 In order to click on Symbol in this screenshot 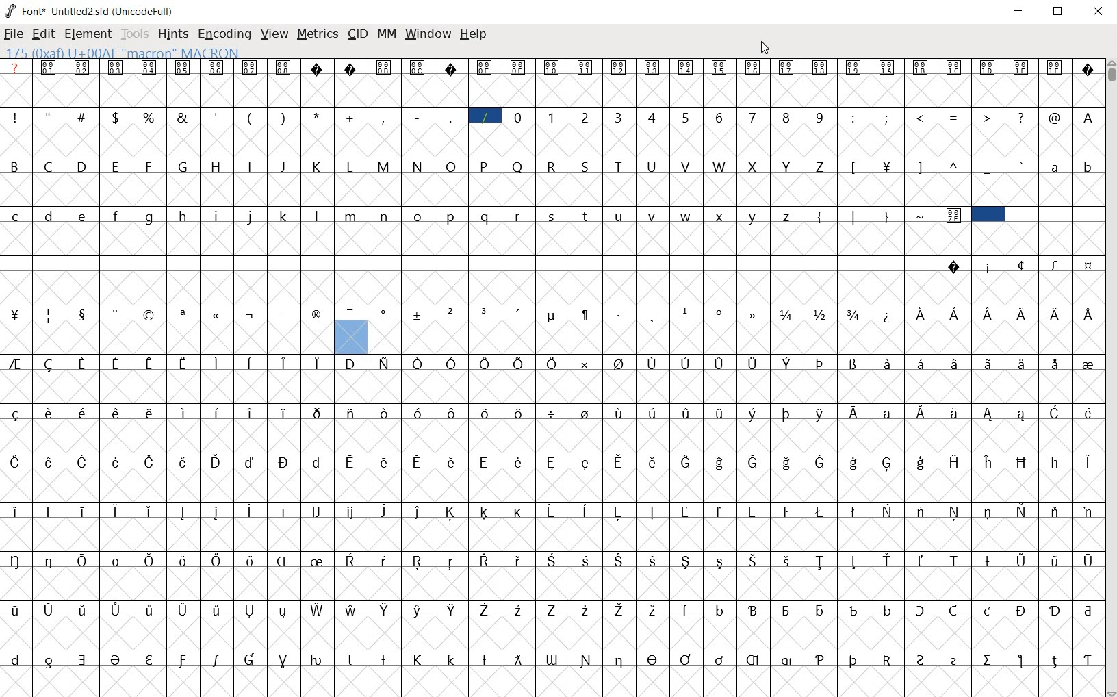, I will do `click(354, 560)`.